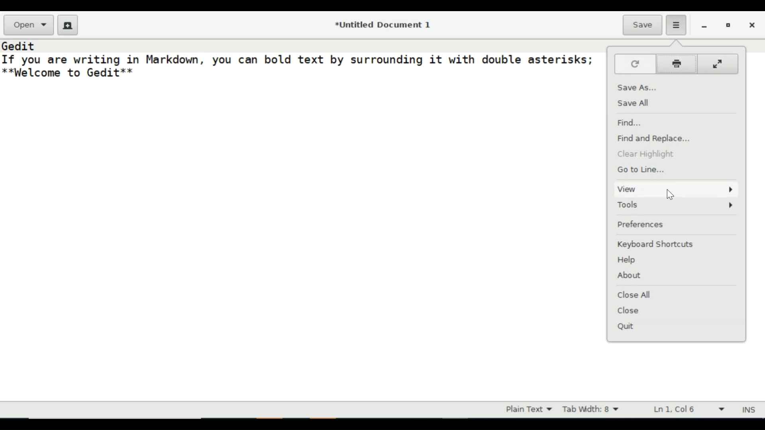  What do you see at coordinates (69, 73) in the screenshot?
I see `**Welcome to Gedit**` at bounding box center [69, 73].